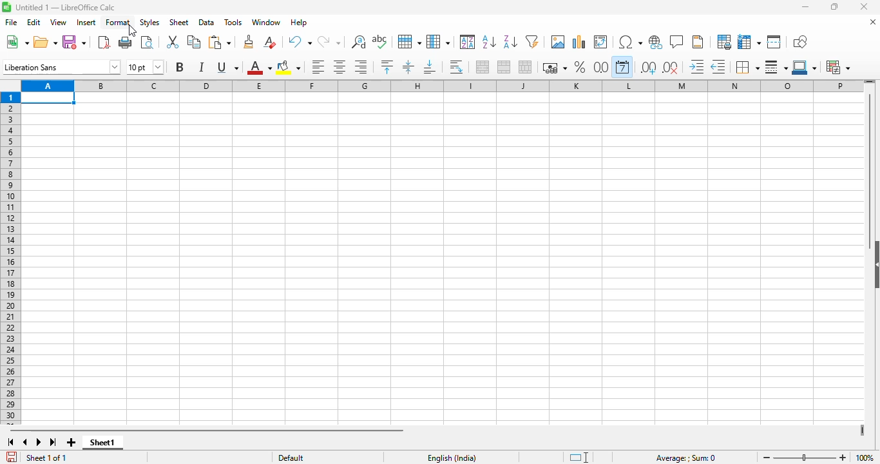 This screenshot has width=880, height=464. What do you see at coordinates (559, 42) in the screenshot?
I see `insert image` at bounding box center [559, 42].